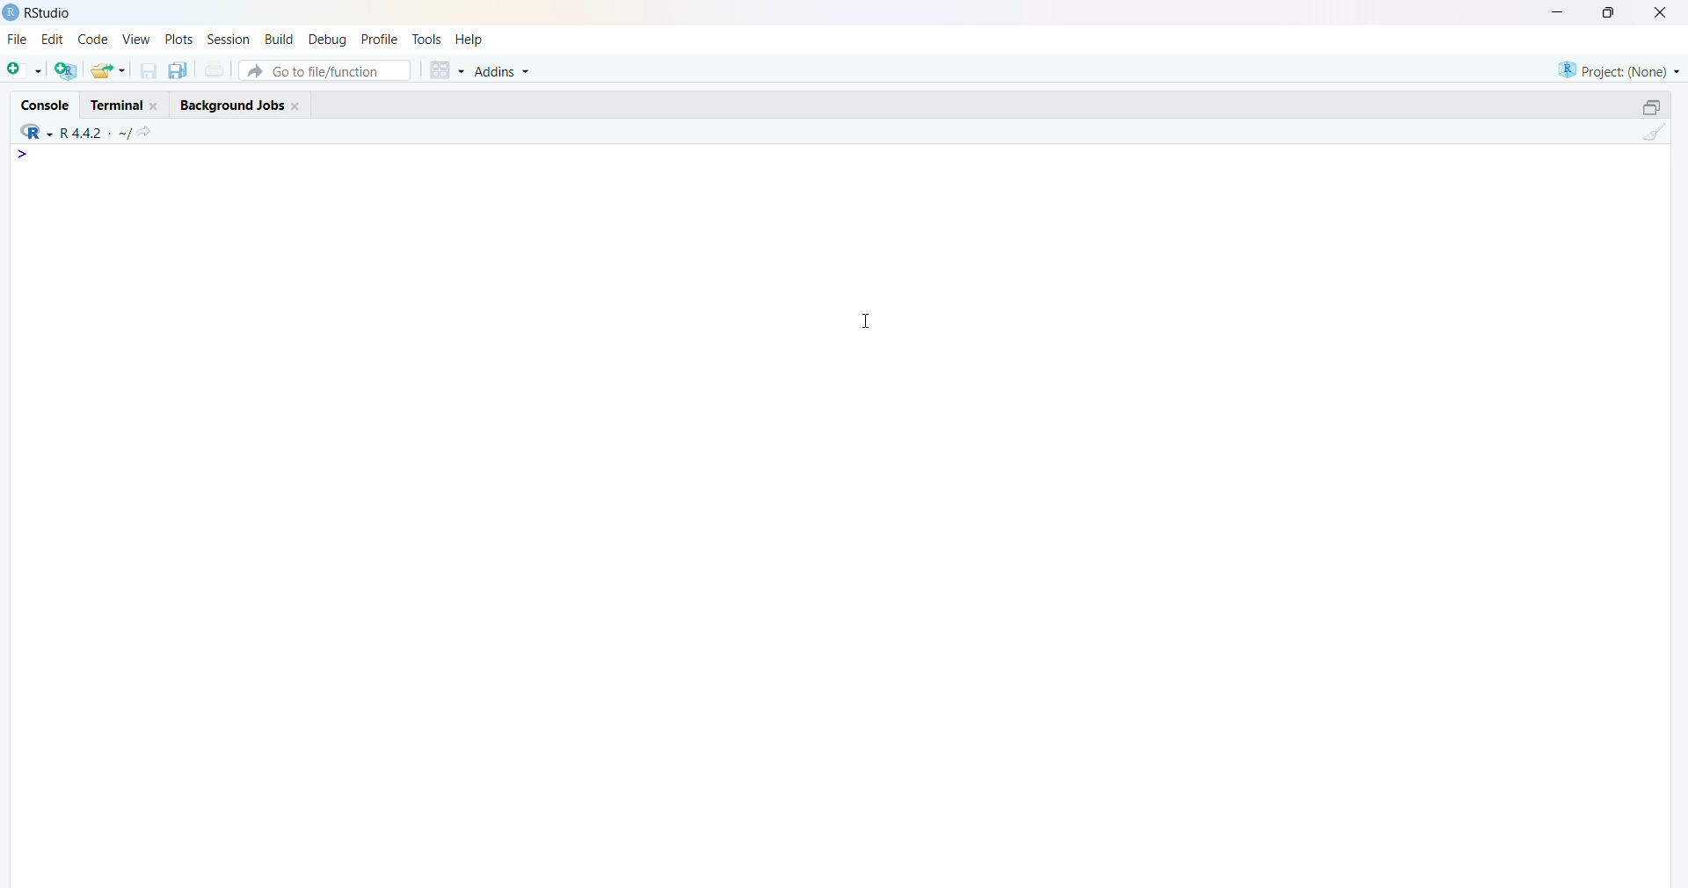 This screenshot has width=1688, height=888. Describe the element at coordinates (1619, 71) in the screenshot. I see `Project: (none)` at that location.